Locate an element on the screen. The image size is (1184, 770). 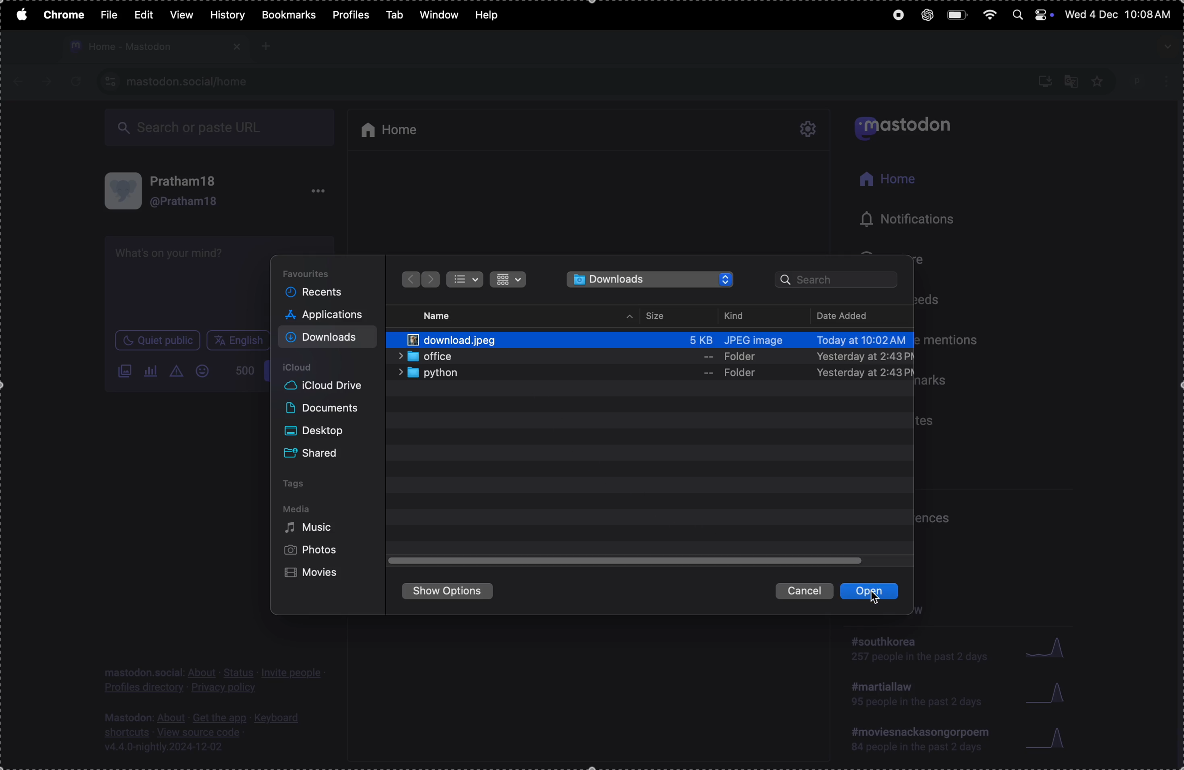
kind is located at coordinates (739, 315).